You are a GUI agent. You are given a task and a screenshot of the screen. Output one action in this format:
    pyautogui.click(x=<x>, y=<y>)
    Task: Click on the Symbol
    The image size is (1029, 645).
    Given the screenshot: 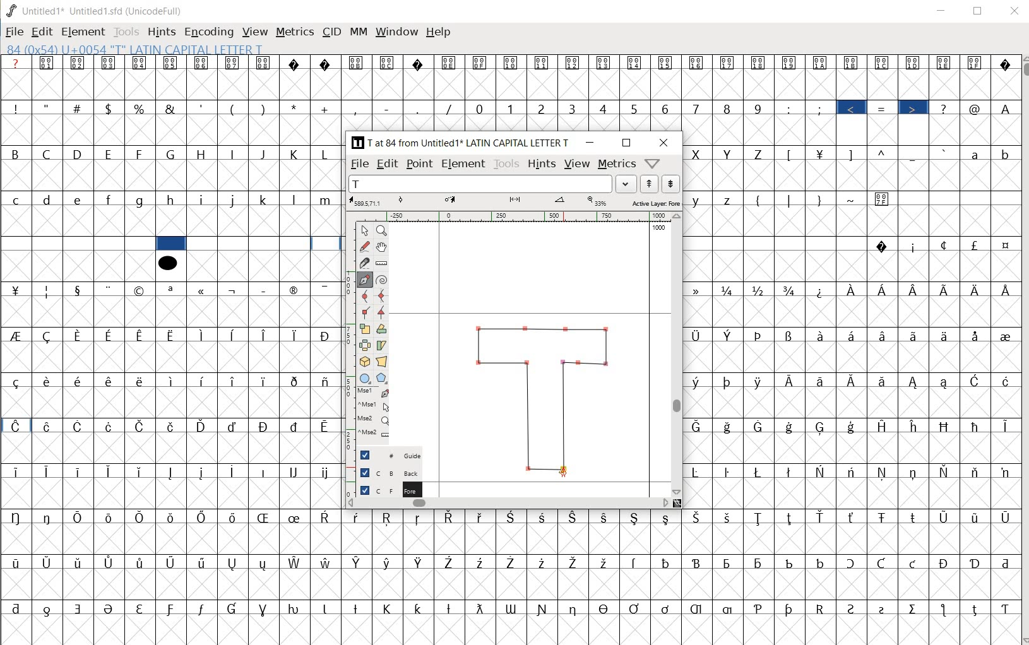 What is the action you would take?
    pyautogui.click(x=358, y=562)
    